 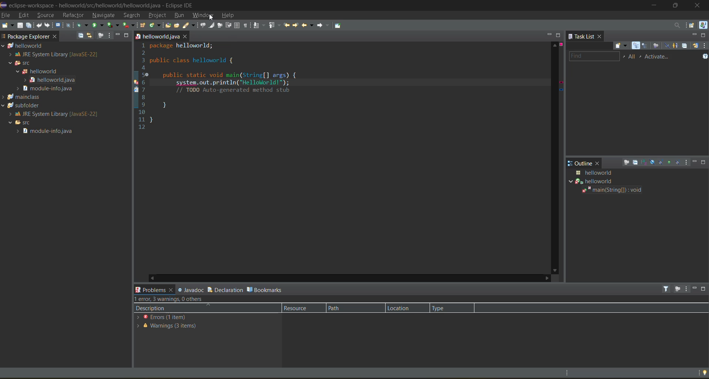 I want to click on helloworld, so click(x=609, y=181).